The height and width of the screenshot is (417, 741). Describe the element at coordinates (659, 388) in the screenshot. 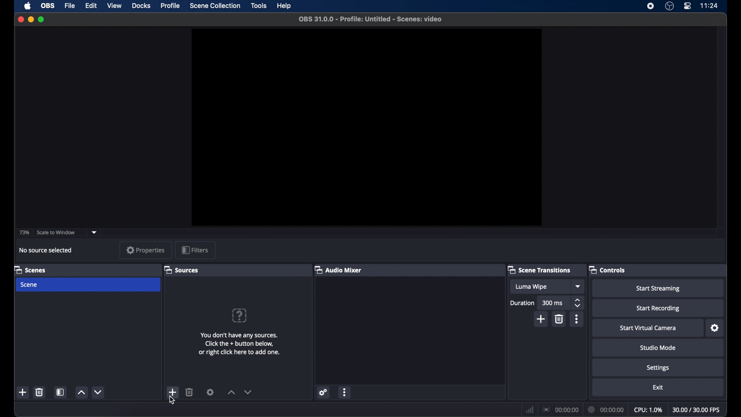

I see `exit` at that location.